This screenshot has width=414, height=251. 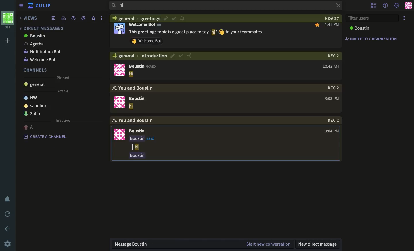 What do you see at coordinates (197, 32) in the screenshot?
I see `This greetings topic is a great place to say "hi" to your teammates` at bounding box center [197, 32].